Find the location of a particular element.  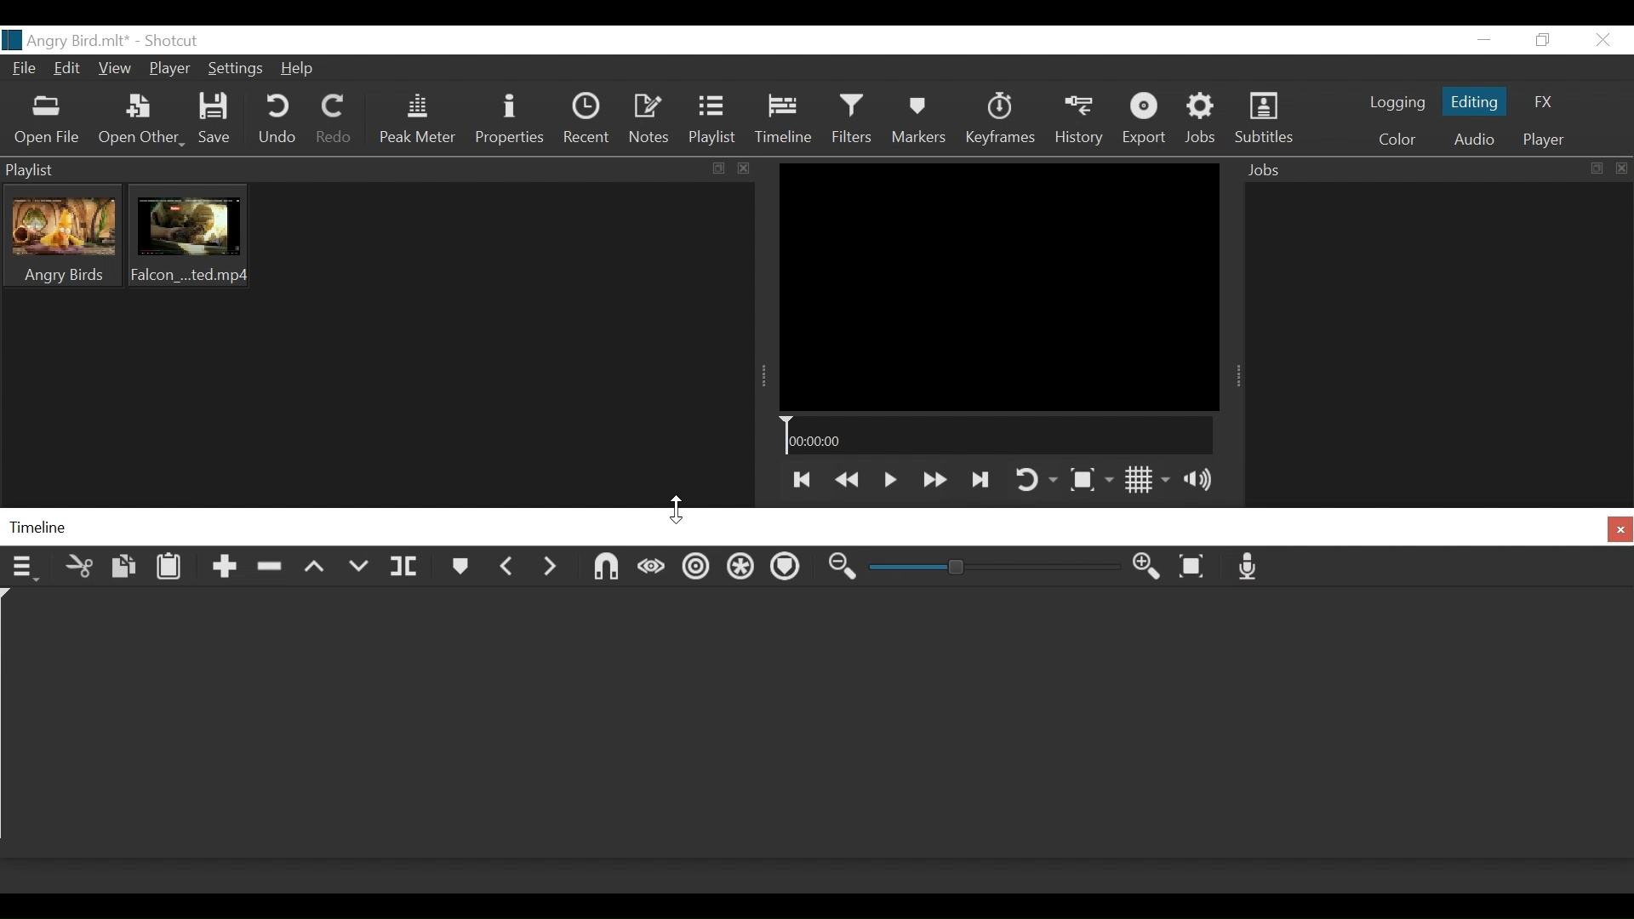

Skip to the next point is located at coordinates (981, 478).